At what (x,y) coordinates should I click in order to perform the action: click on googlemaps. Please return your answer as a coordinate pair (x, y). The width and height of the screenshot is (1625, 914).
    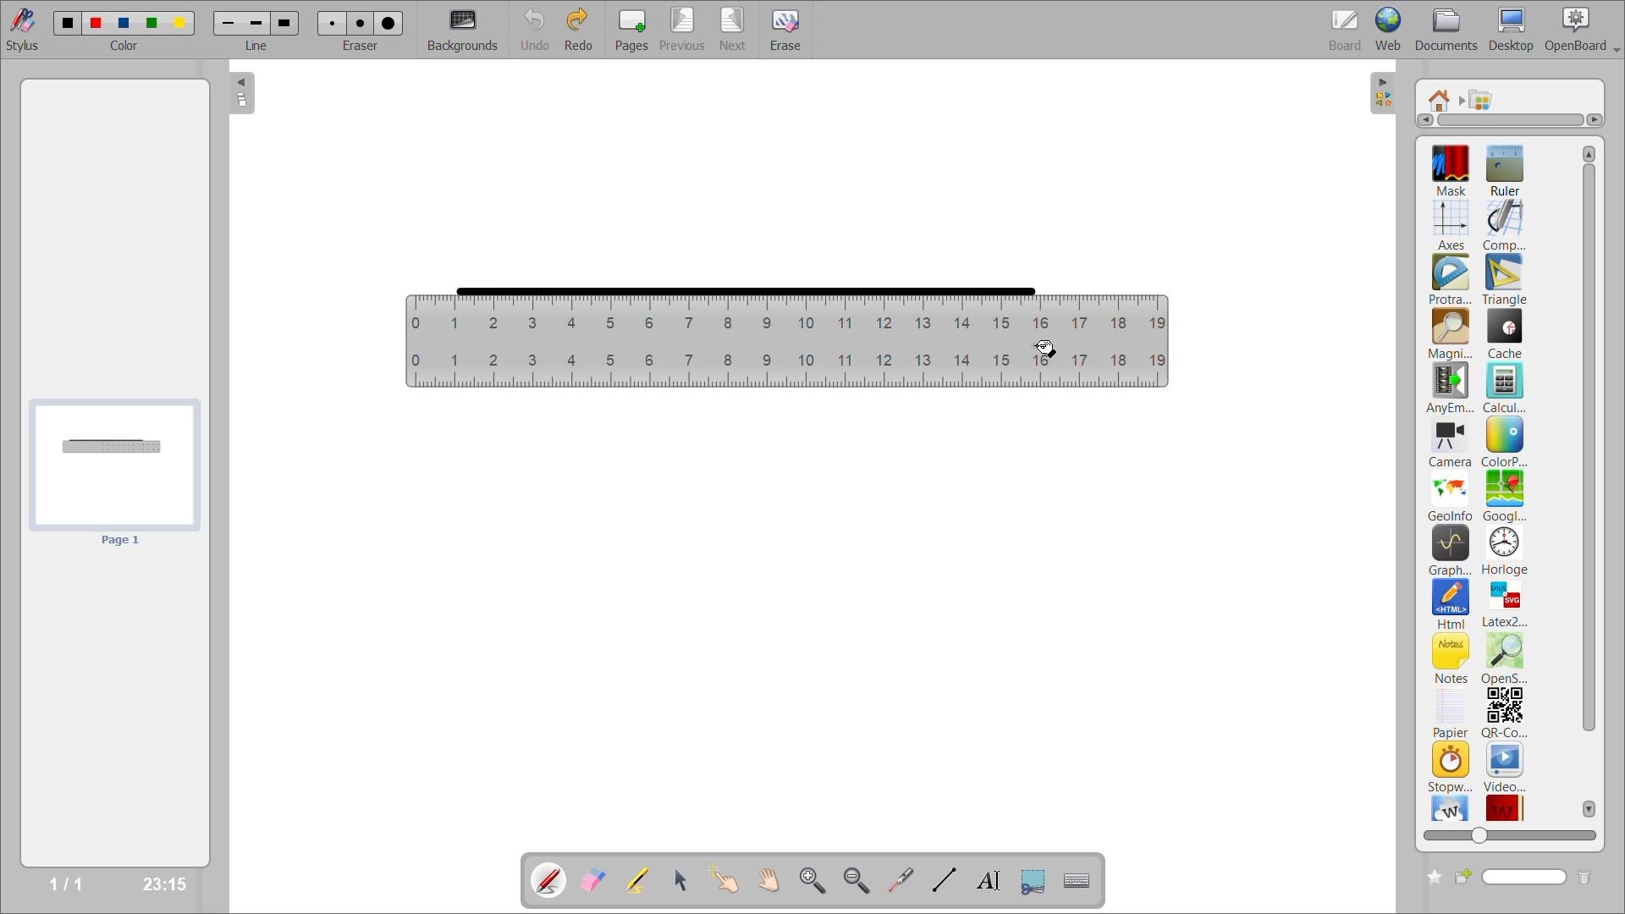
    Looking at the image, I should click on (1503, 496).